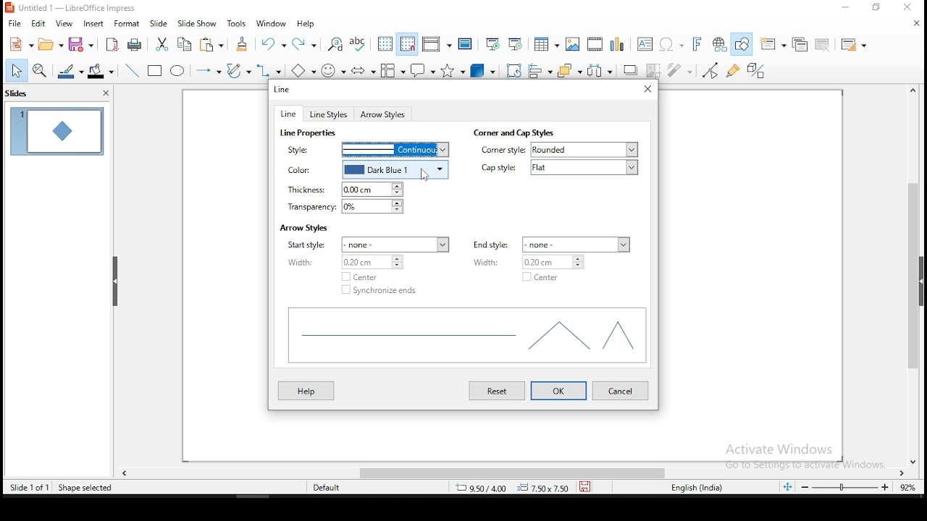  Describe the element at coordinates (587, 167) in the screenshot. I see `flat` at that location.